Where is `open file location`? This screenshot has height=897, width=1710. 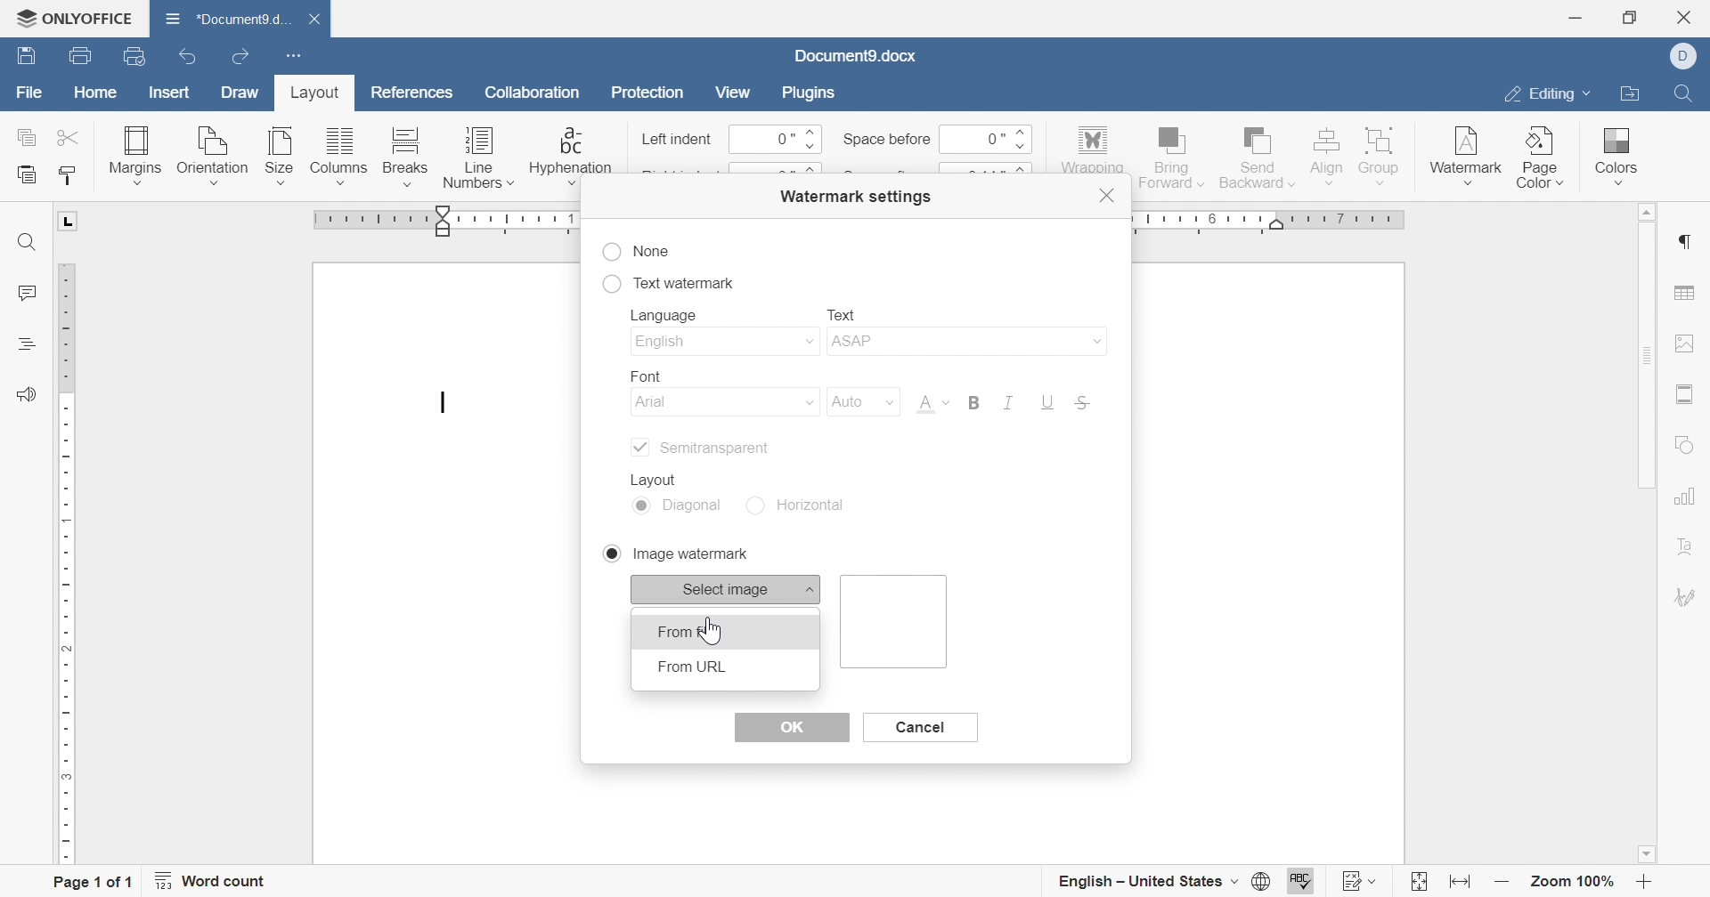
open file location is located at coordinates (1628, 95).